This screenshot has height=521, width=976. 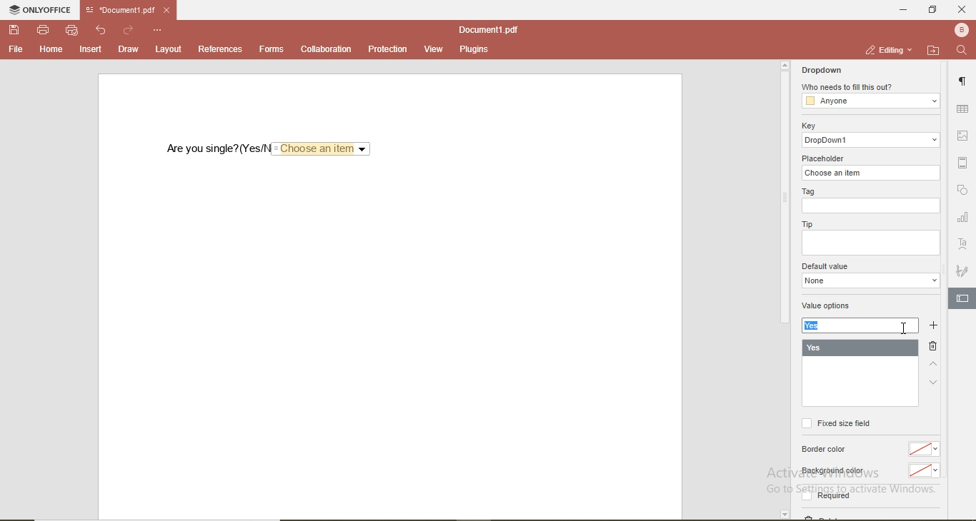 I want to click on open file location, so click(x=934, y=51).